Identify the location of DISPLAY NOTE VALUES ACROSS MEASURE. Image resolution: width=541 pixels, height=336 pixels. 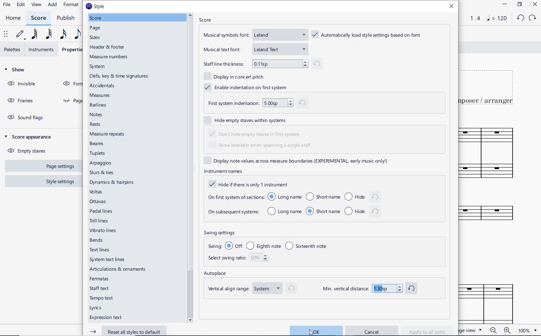
(300, 161).